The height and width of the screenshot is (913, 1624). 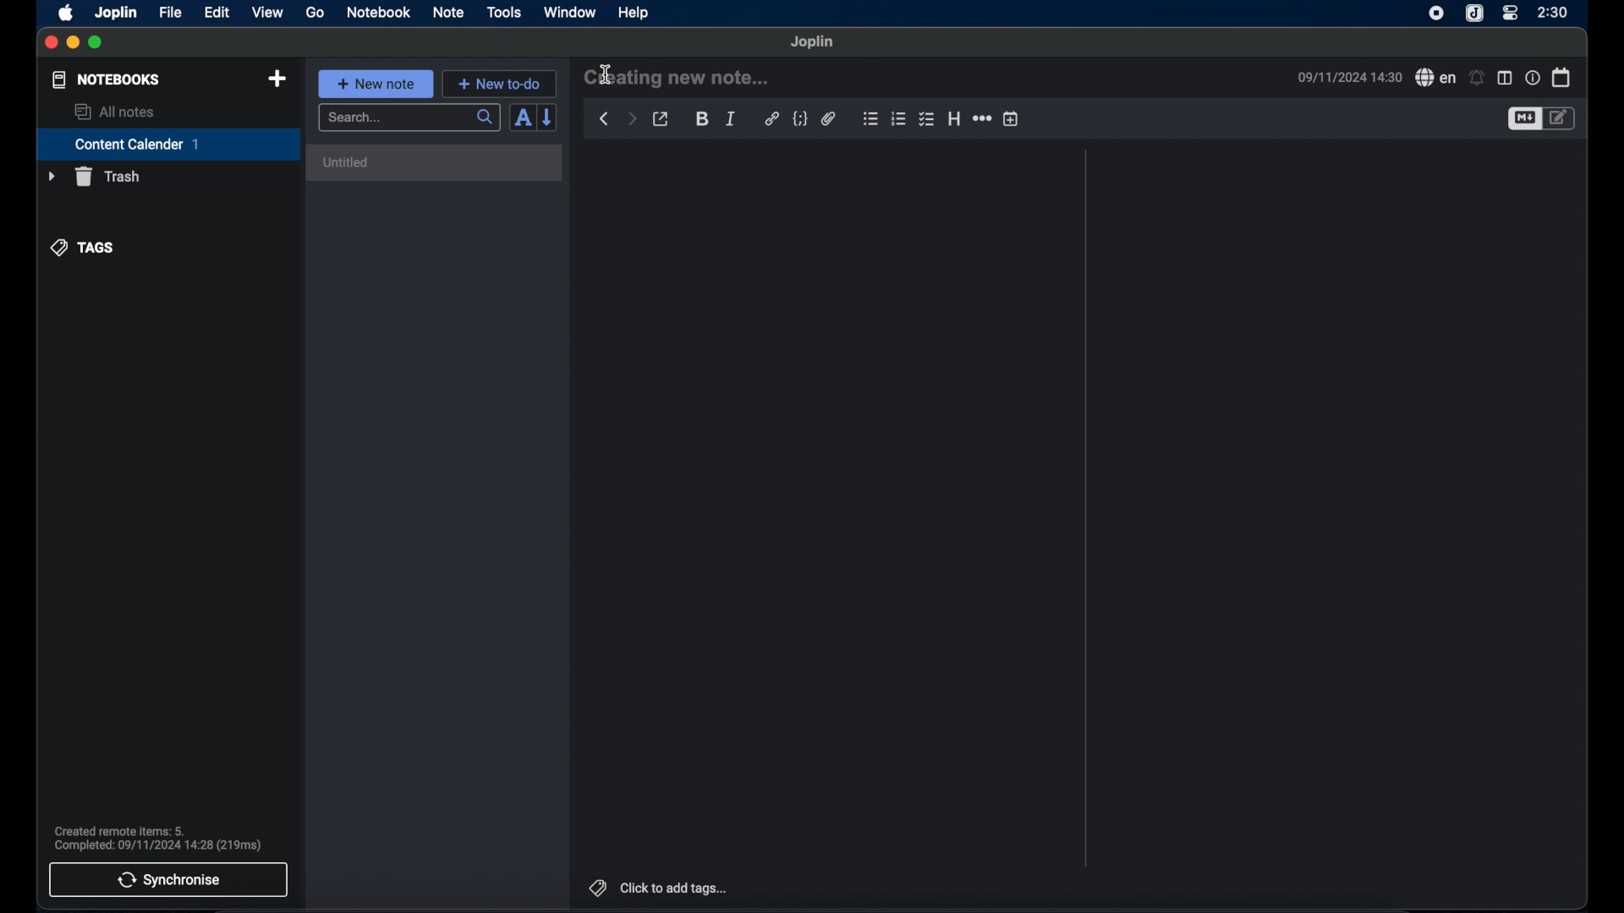 What do you see at coordinates (168, 144) in the screenshot?
I see `content calendar 1` at bounding box center [168, 144].